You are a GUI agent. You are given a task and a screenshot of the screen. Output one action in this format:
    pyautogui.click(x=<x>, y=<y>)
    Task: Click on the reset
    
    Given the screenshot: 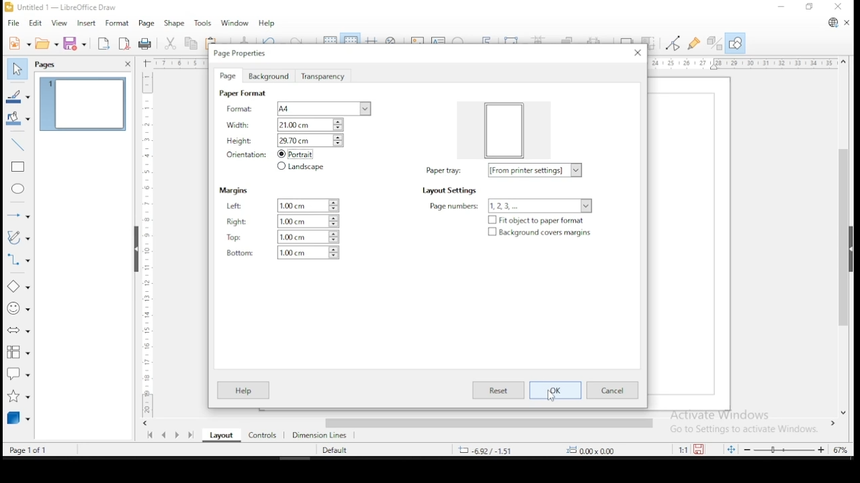 What is the action you would take?
    pyautogui.click(x=500, y=390)
    